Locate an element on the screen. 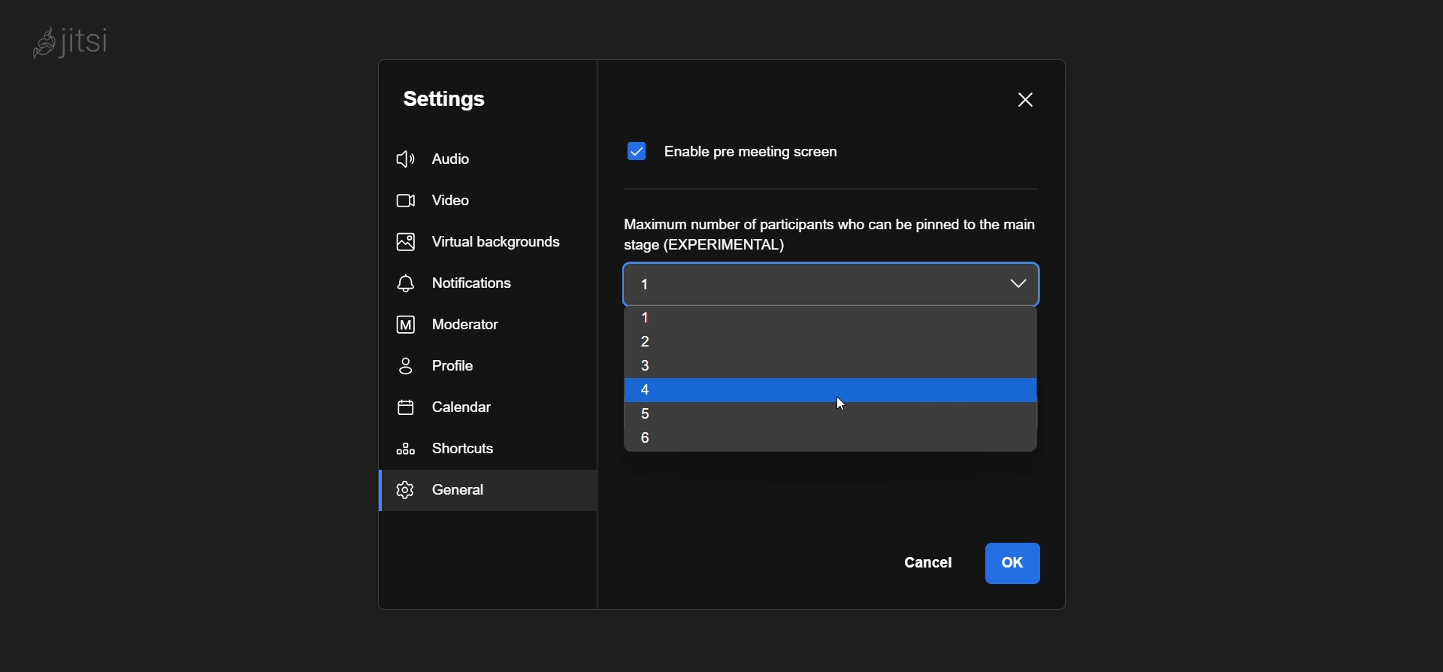 The height and width of the screenshot is (672, 1443). 4 is located at coordinates (670, 391).